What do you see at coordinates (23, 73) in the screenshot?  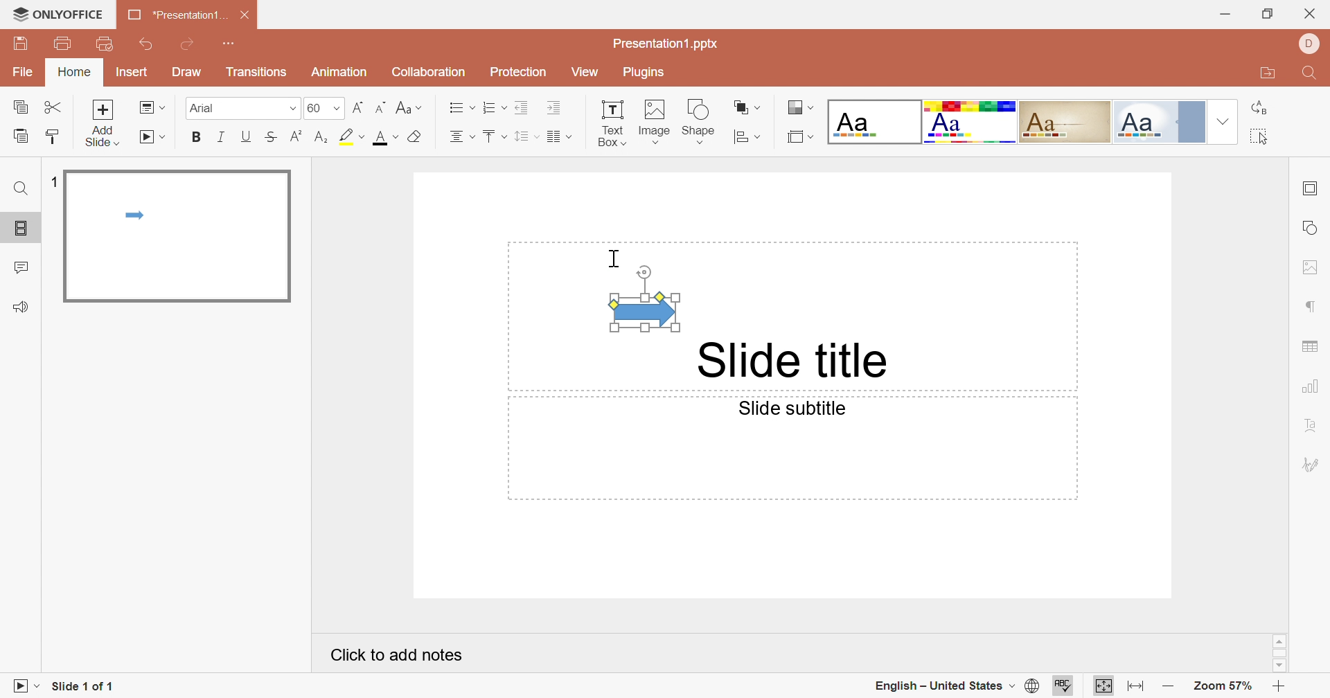 I see `File` at bounding box center [23, 73].